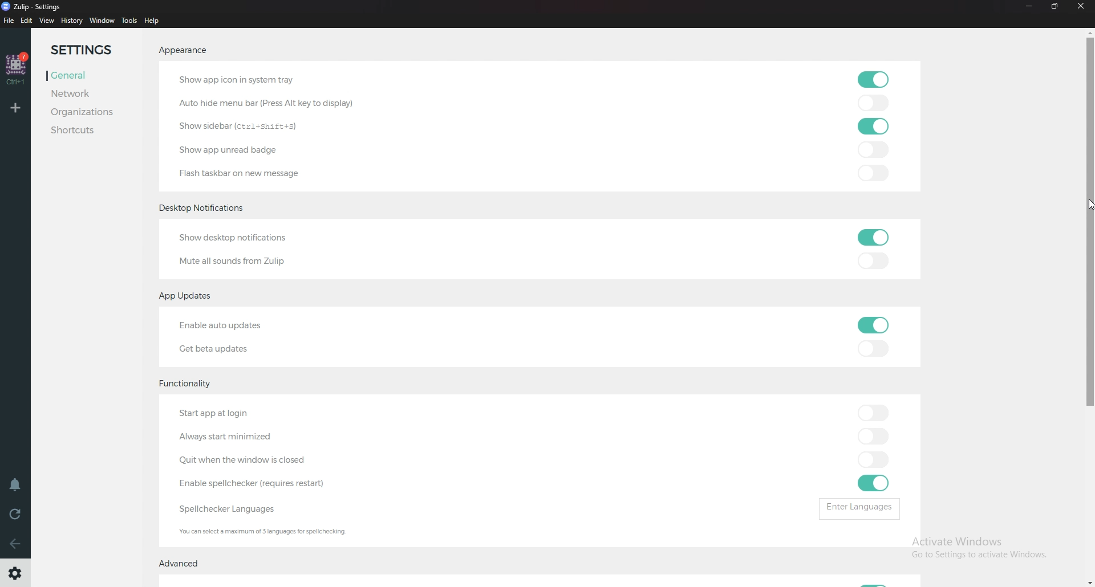 The width and height of the screenshot is (1095, 587). Describe the element at coordinates (873, 483) in the screenshot. I see `toggle` at that location.